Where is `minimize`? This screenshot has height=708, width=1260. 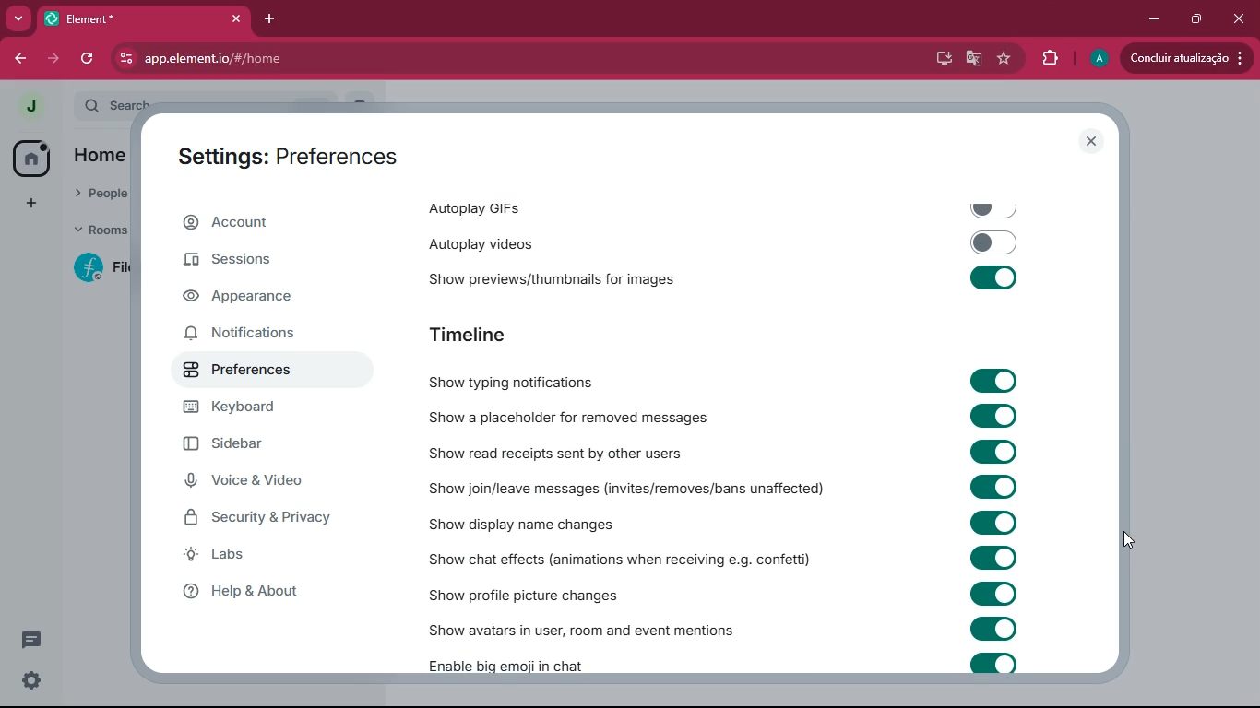 minimize is located at coordinates (1154, 19).